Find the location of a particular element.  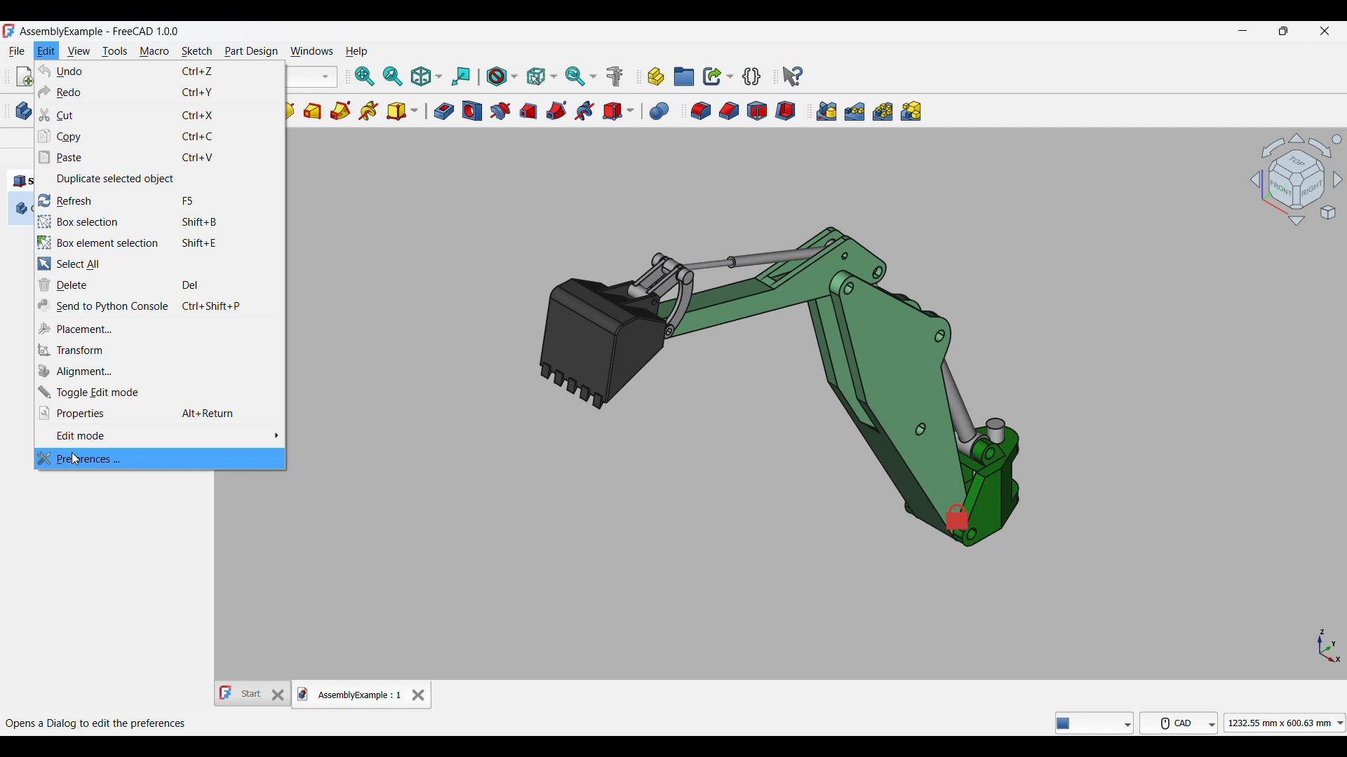

Additive helix is located at coordinates (369, 111).